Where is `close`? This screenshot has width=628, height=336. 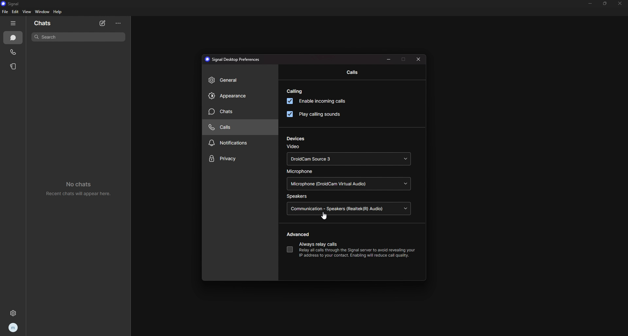 close is located at coordinates (418, 59).